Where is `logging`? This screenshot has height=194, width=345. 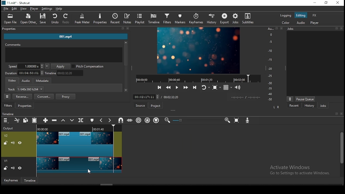 logging is located at coordinates (286, 15).